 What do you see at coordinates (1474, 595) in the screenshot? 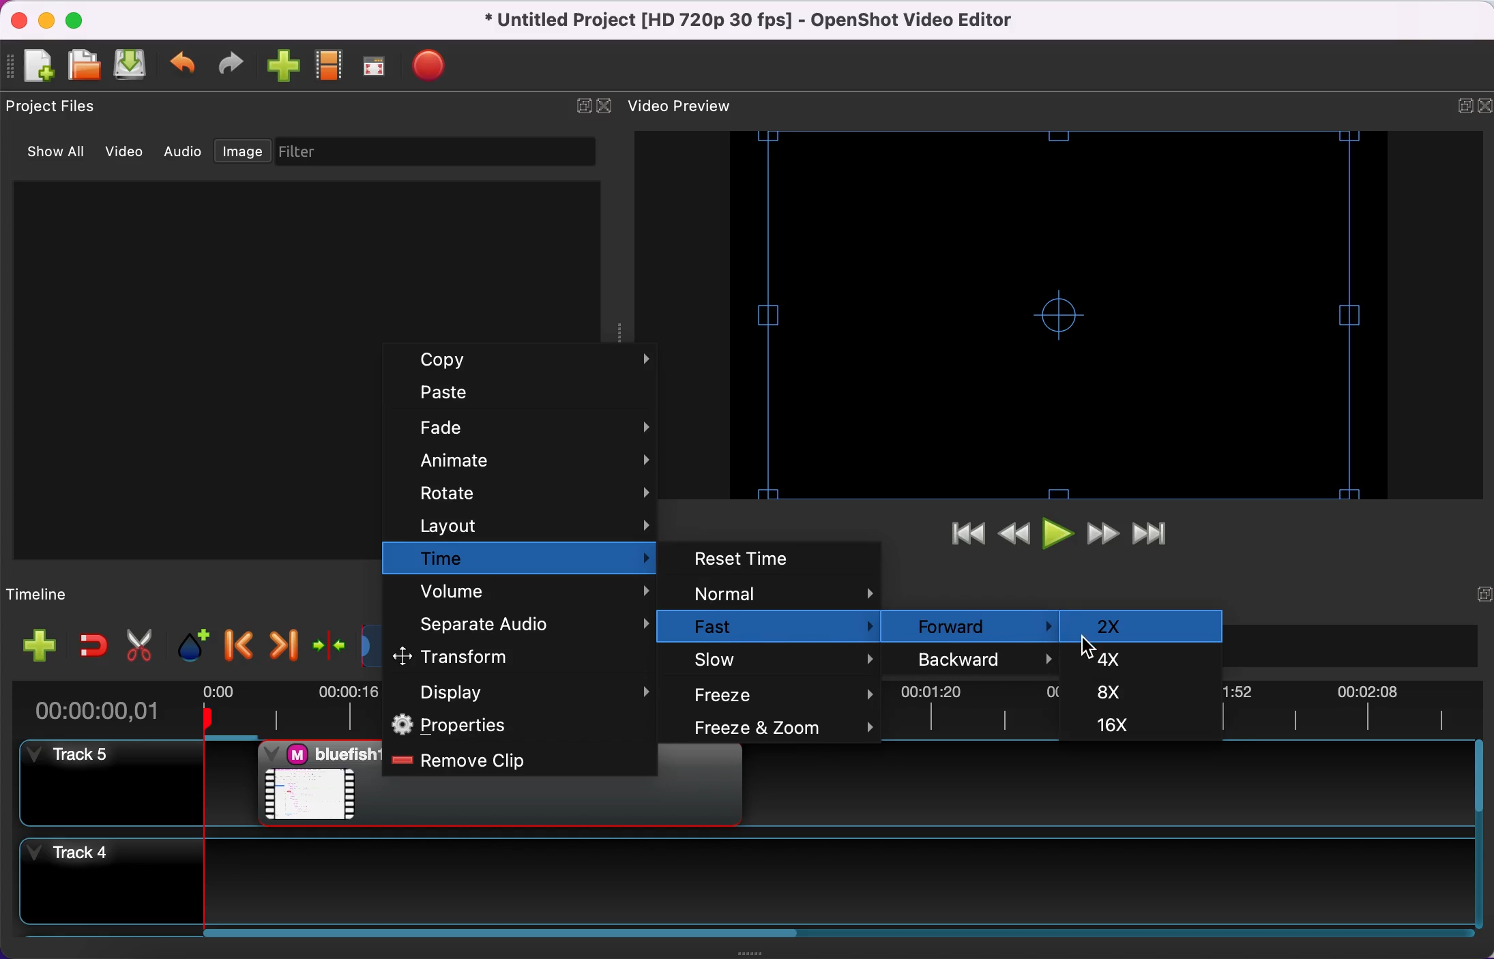
I see `expand/hide` at bounding box center [1474, 595].